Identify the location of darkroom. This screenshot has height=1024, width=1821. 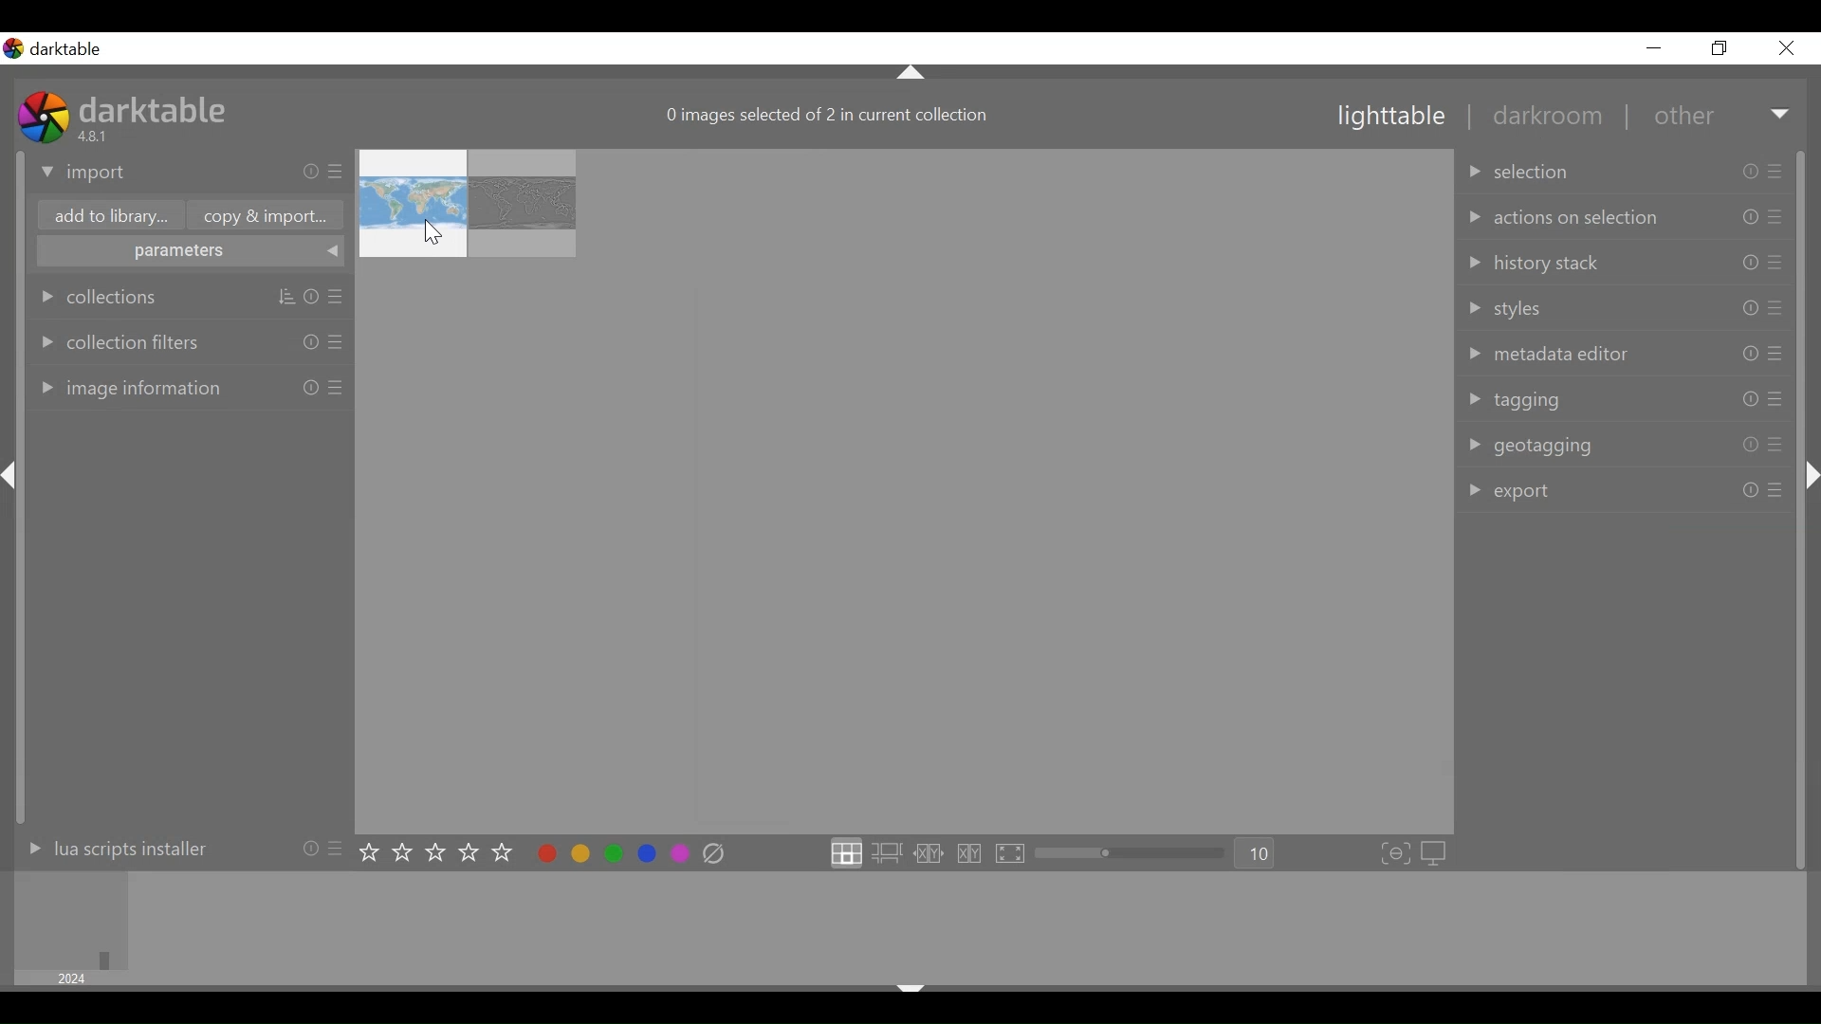
(1545, 119).